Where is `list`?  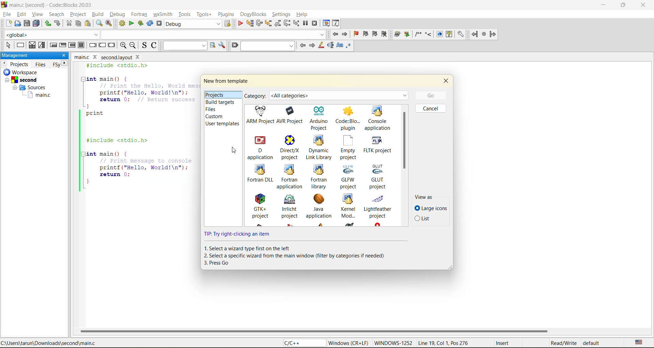 list is located at coordinates (425, 219).